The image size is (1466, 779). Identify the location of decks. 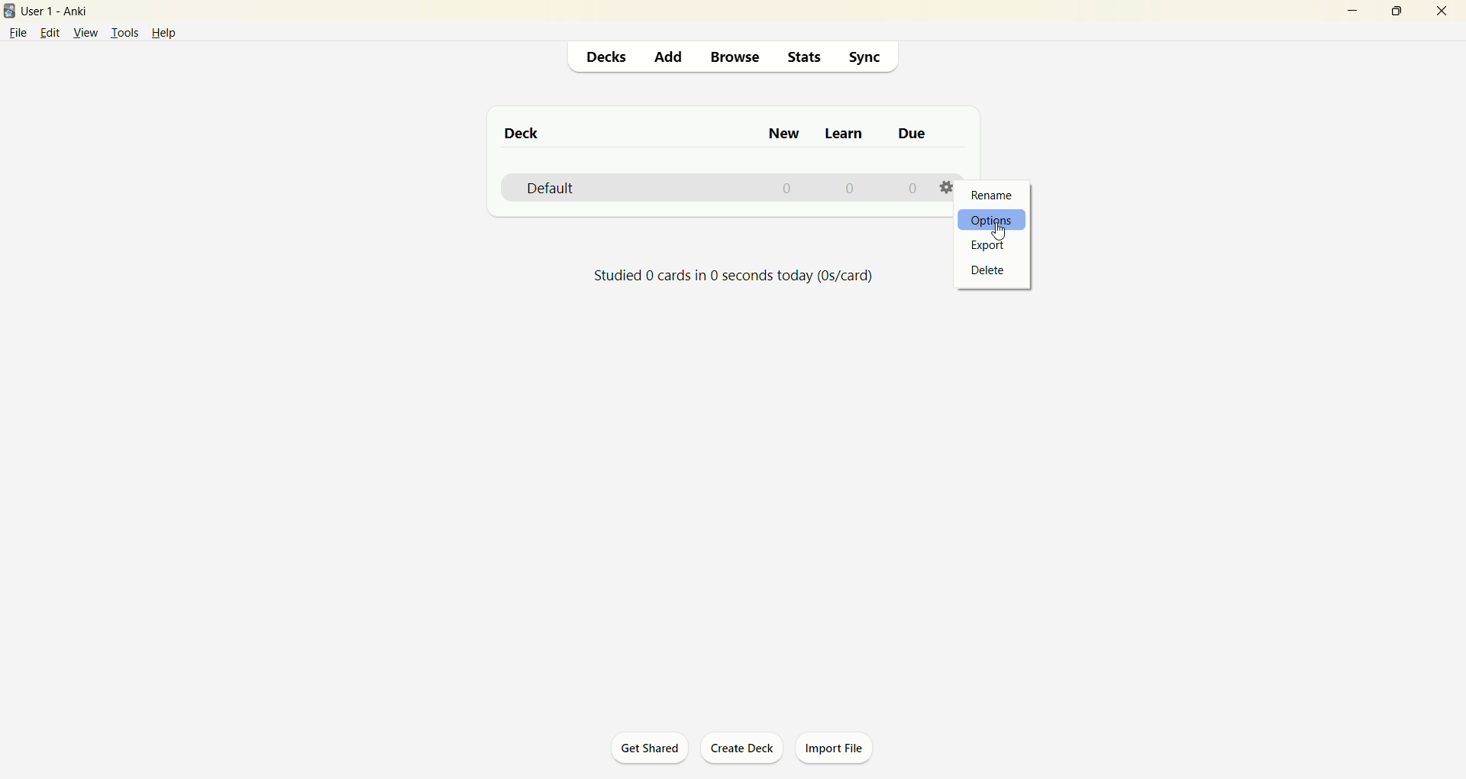
(602, 60).